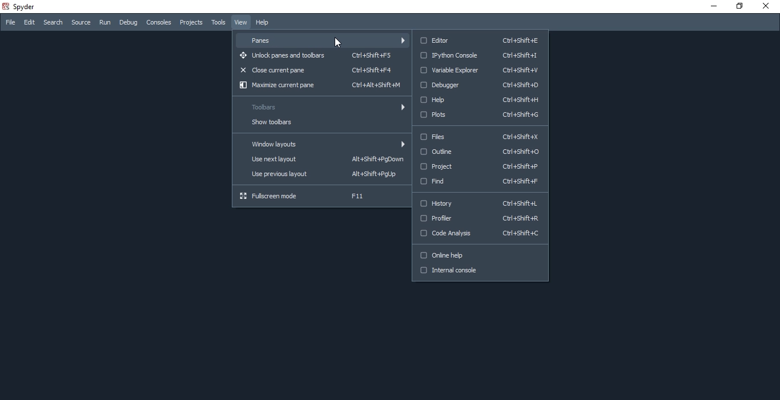  Describe the element at coordinates (337, 42) in the screenshot. I see `Cursor` at that location.